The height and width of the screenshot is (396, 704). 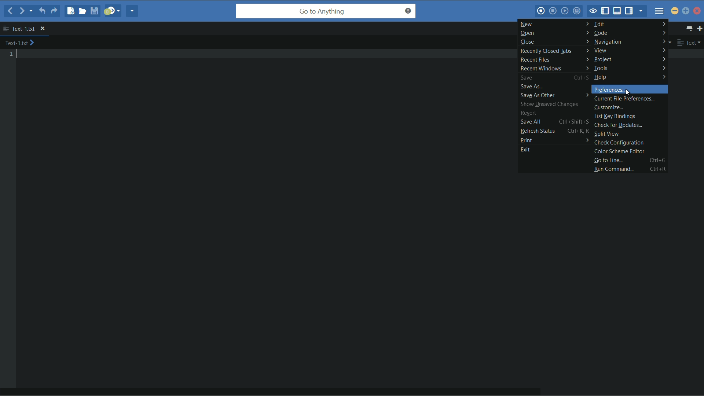 What do you see at coordinates (609, 160) in the screenshot?
I see `go to line` at bounding box center [609, 160].